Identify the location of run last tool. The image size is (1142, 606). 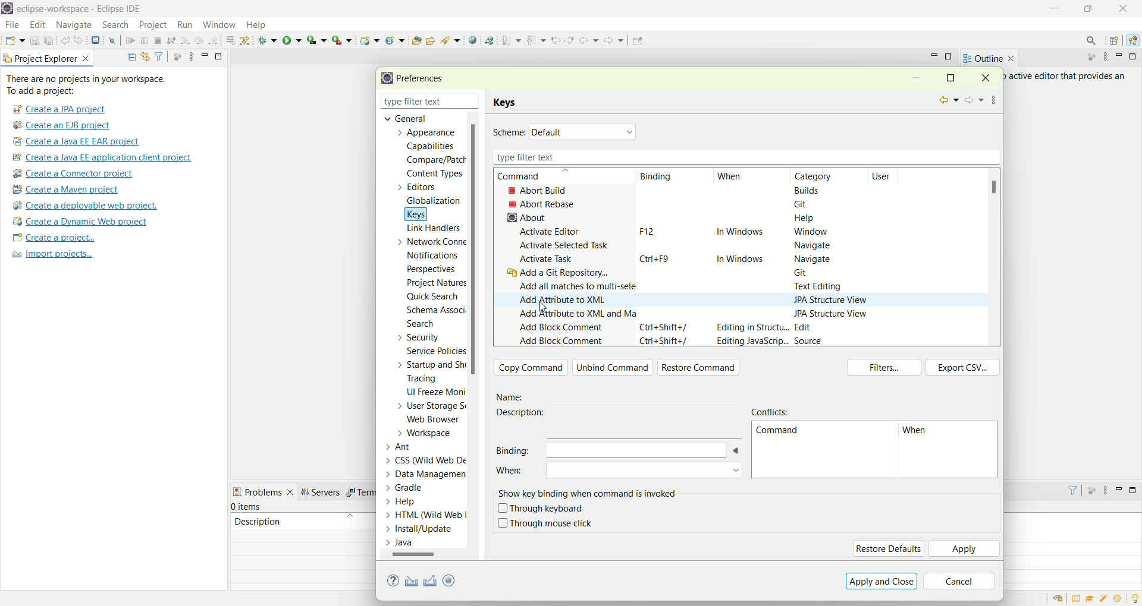
(343, 40).